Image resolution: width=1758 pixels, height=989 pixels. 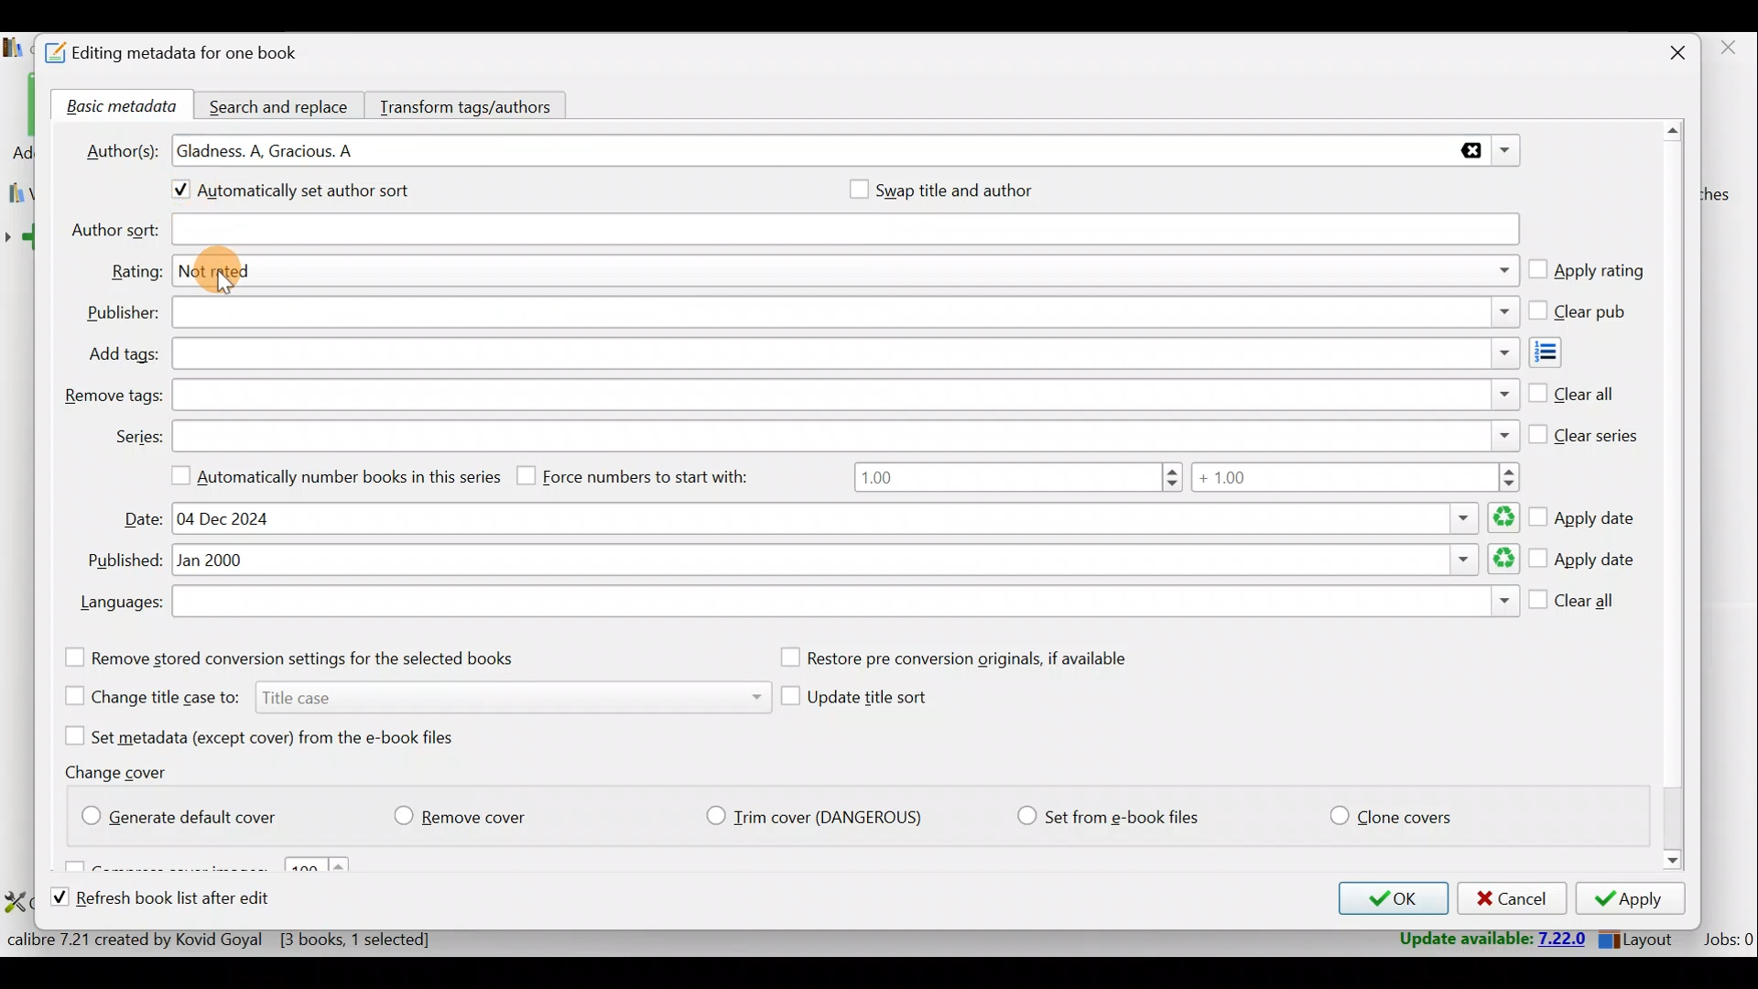 What do you see at coordinates (843, 395) in the screenshot?
I see `Remove tags` at bounding box center [843, 395].